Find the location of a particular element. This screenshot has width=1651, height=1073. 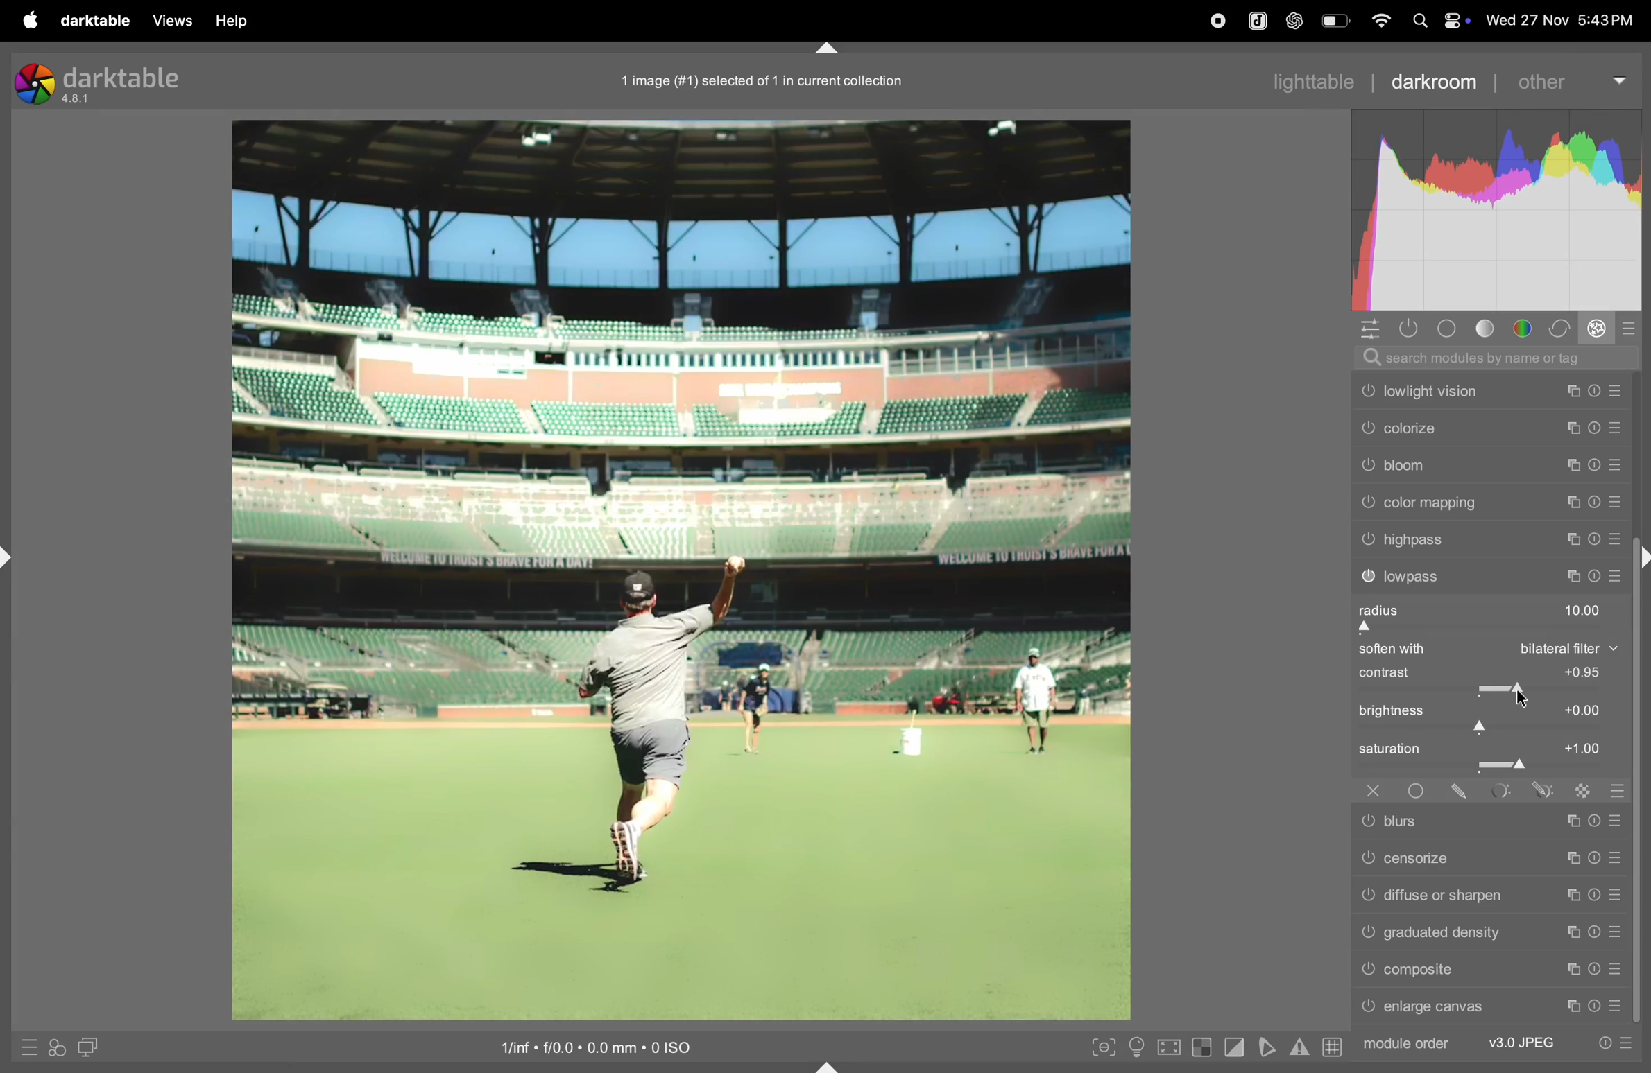

date and time is located at coordinates (1559, 17).